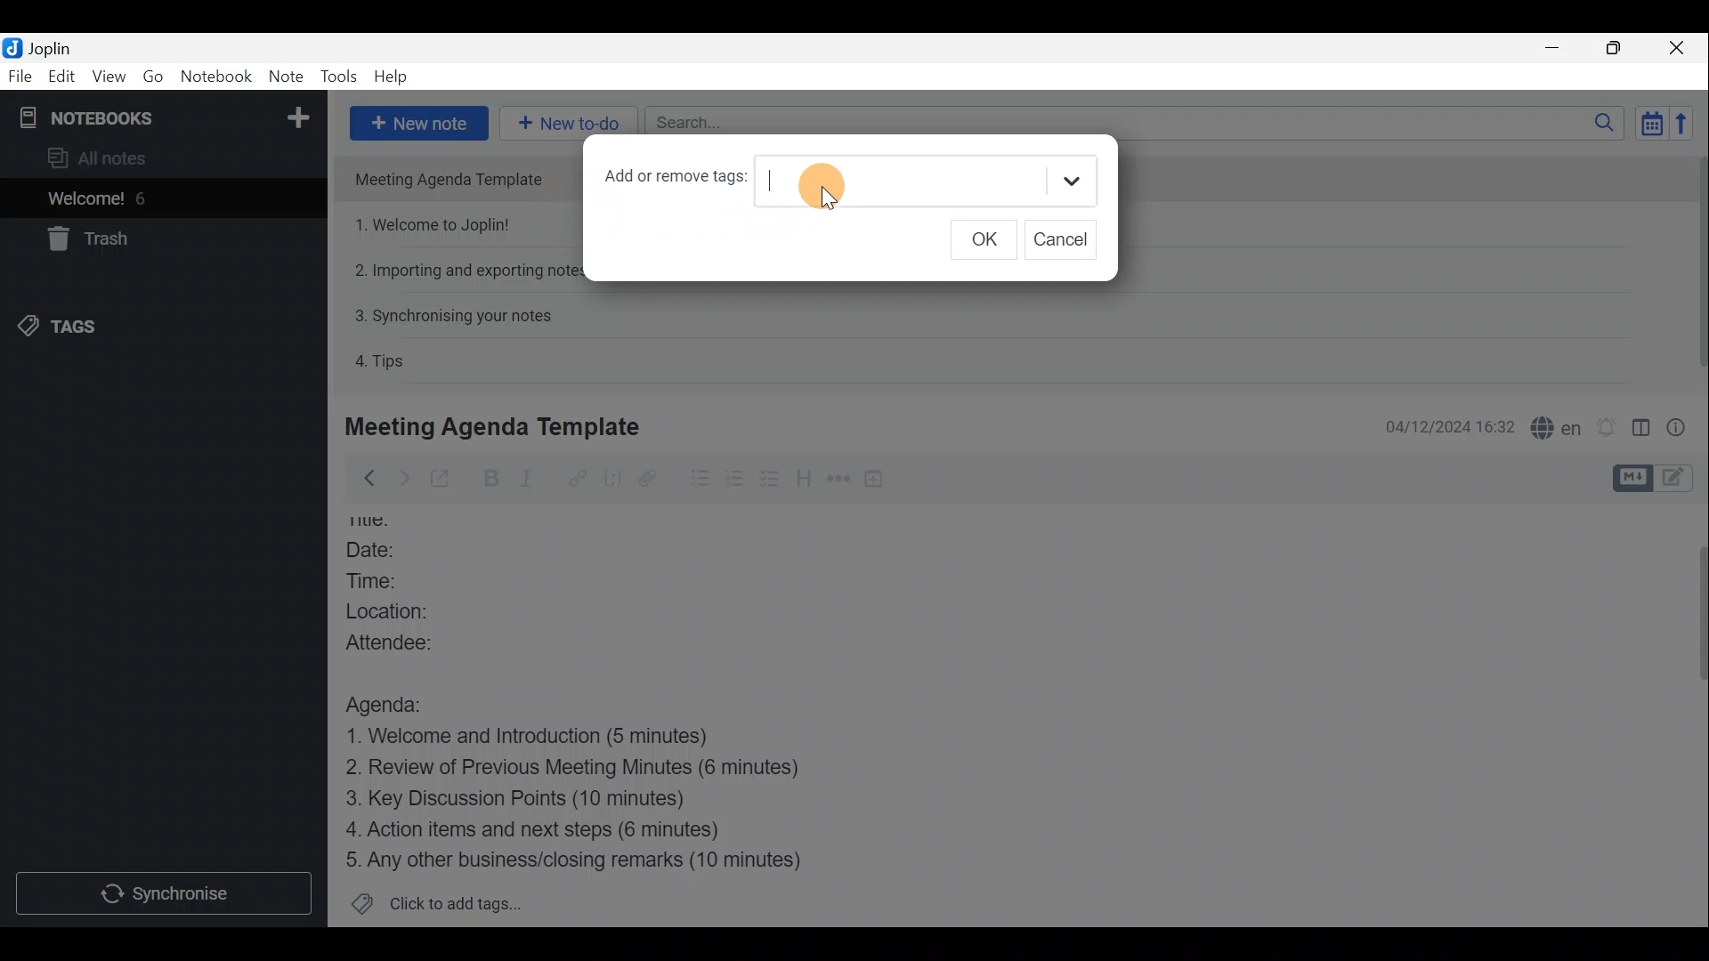 Image resolution: width=1709 pixels, height=961 pixels. Describe the element at coordinates (735, 481) in the screenshot. I see `Numbered list` at that location.